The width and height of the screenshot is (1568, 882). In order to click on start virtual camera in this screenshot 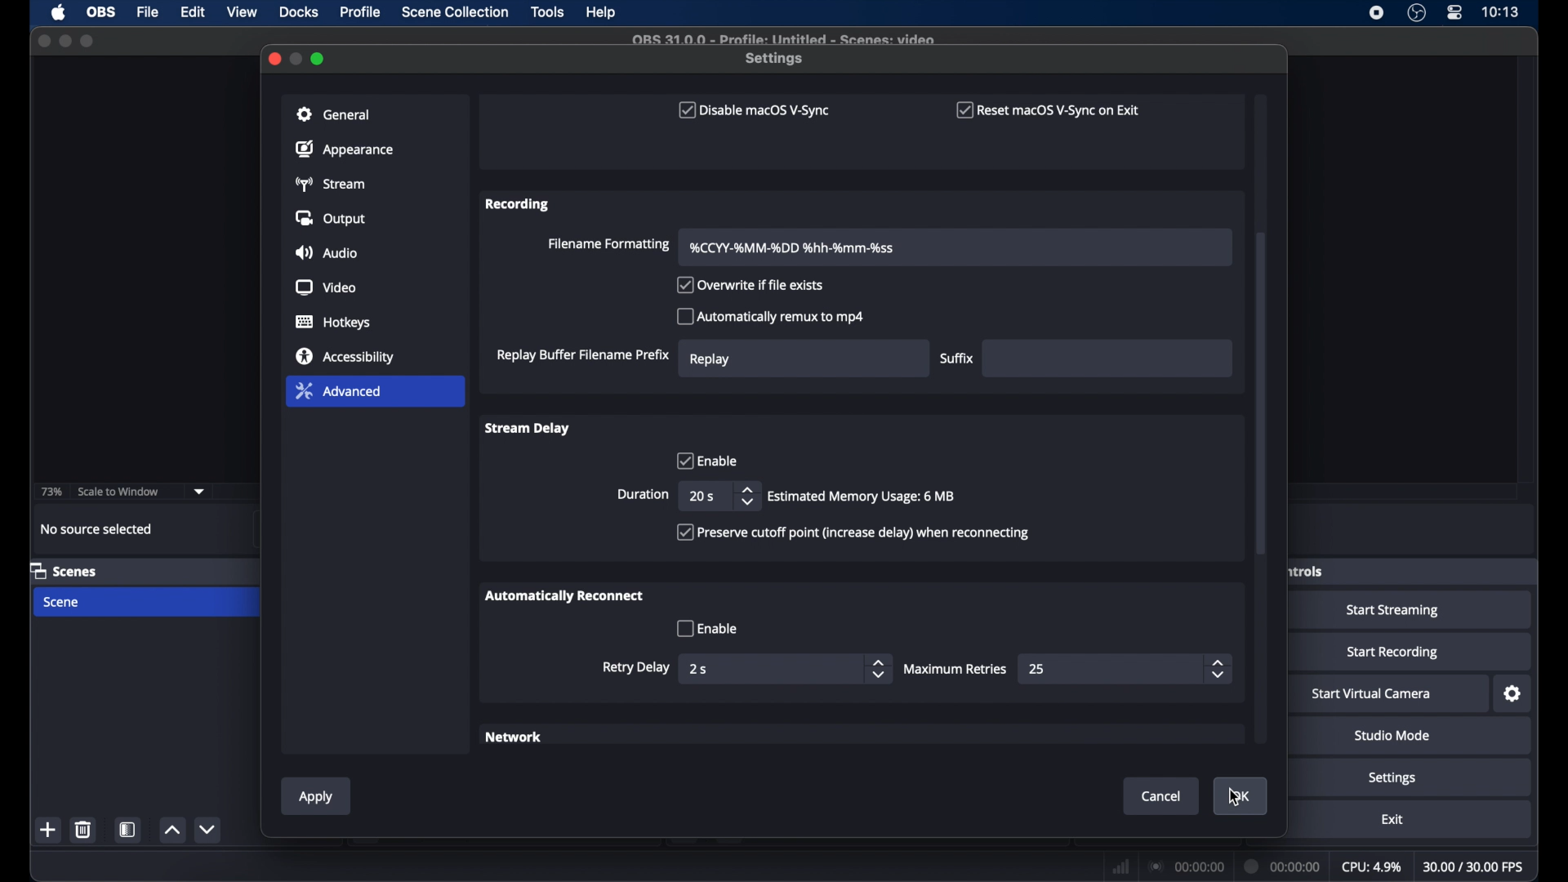, I will do `click(1372, 694)`.